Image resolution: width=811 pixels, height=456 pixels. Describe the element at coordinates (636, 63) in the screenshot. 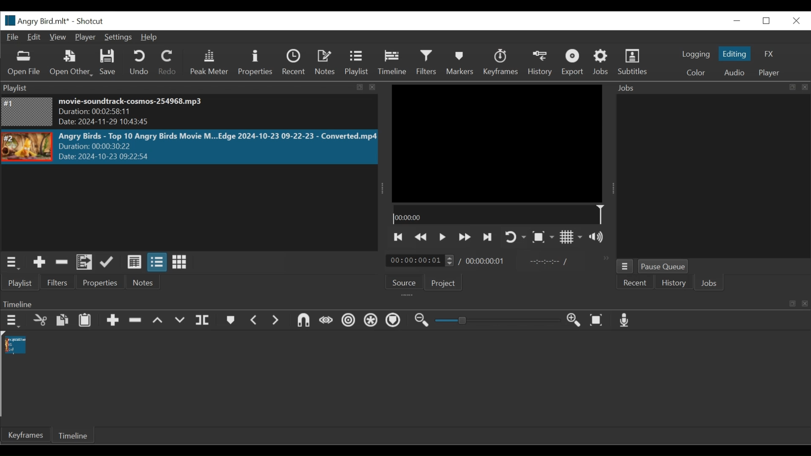

I see `Subtitles` at that location.